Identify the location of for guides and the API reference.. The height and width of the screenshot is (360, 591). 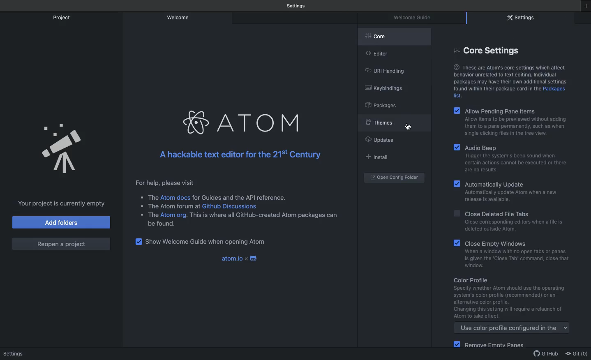
(240, 196).